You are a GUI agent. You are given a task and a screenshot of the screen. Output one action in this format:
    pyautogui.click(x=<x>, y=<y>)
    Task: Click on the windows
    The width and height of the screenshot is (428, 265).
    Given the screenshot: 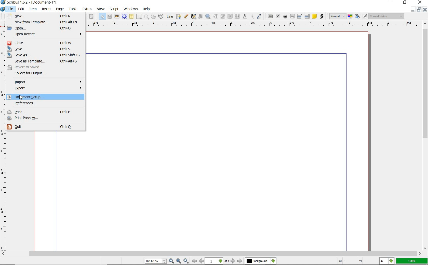 What is the action you would take?
    pyautogui.click(x=131, y=9)
    